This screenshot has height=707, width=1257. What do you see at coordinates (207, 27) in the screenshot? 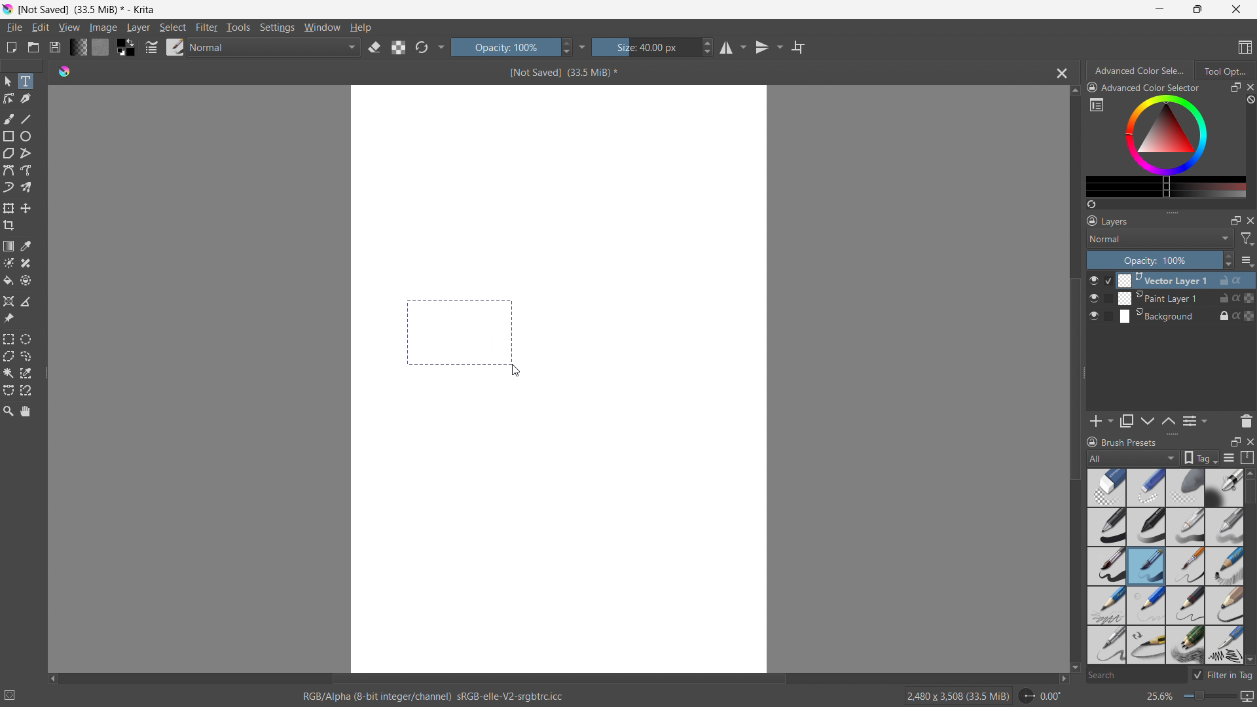
I see `filter` at bounding box center [207, 27].